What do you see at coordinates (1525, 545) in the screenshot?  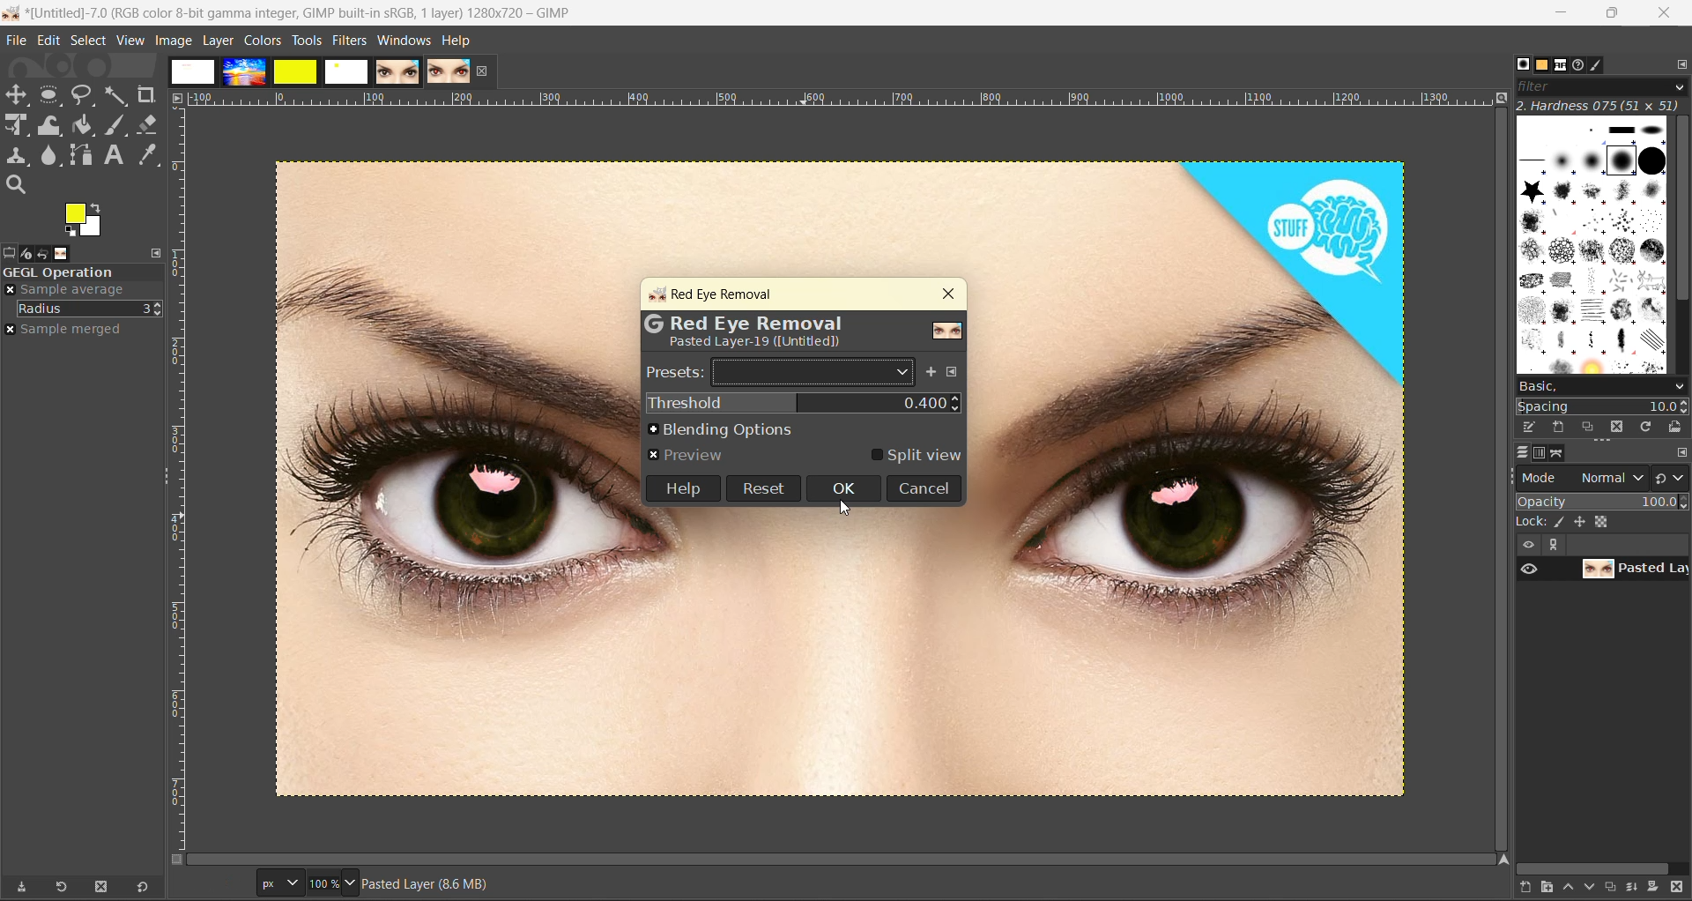 I see `view` at bounding box center [1525, 545].